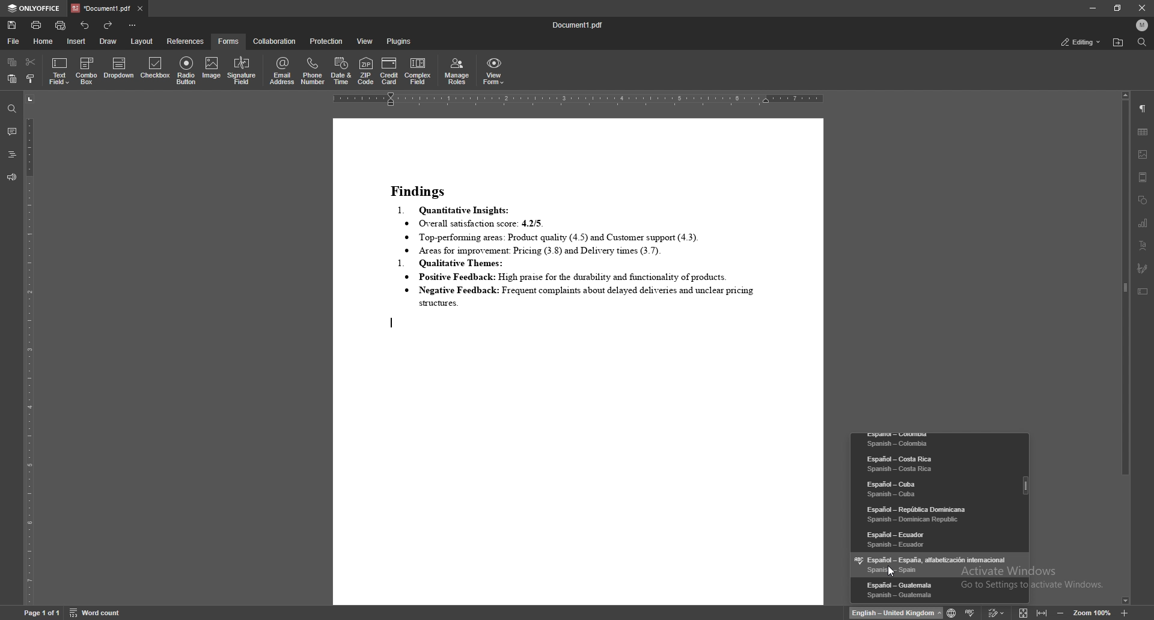  I want to click on text art, so click(1143, 245).